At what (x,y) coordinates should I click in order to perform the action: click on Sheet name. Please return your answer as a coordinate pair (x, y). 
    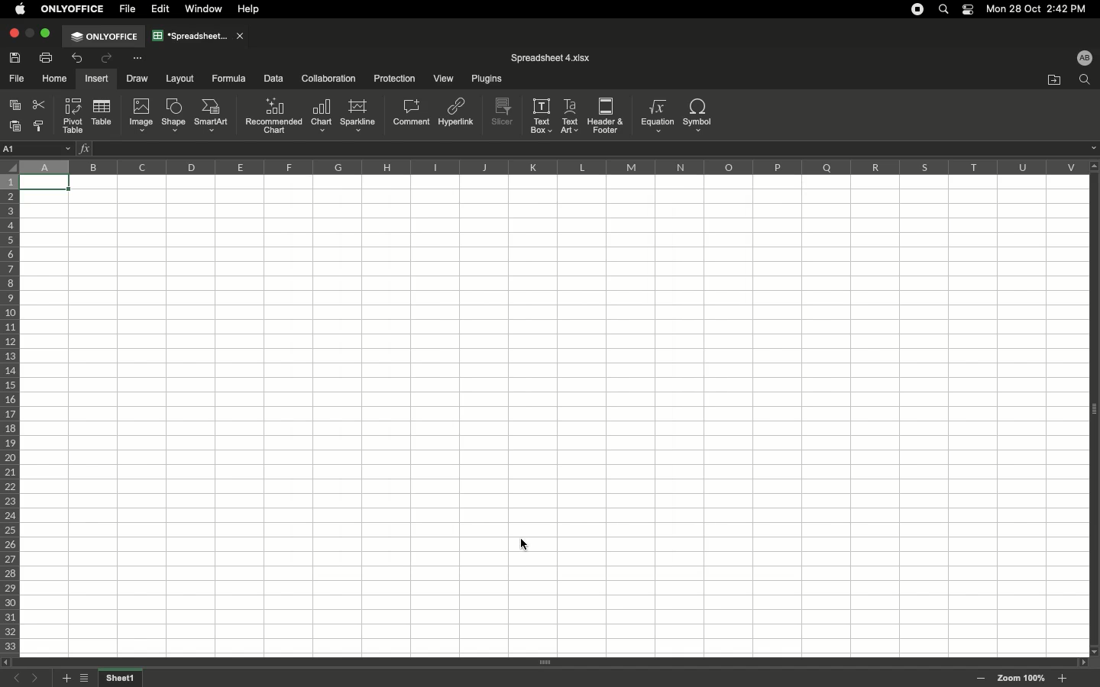
    Looking at the image, I should click on (122, 679).